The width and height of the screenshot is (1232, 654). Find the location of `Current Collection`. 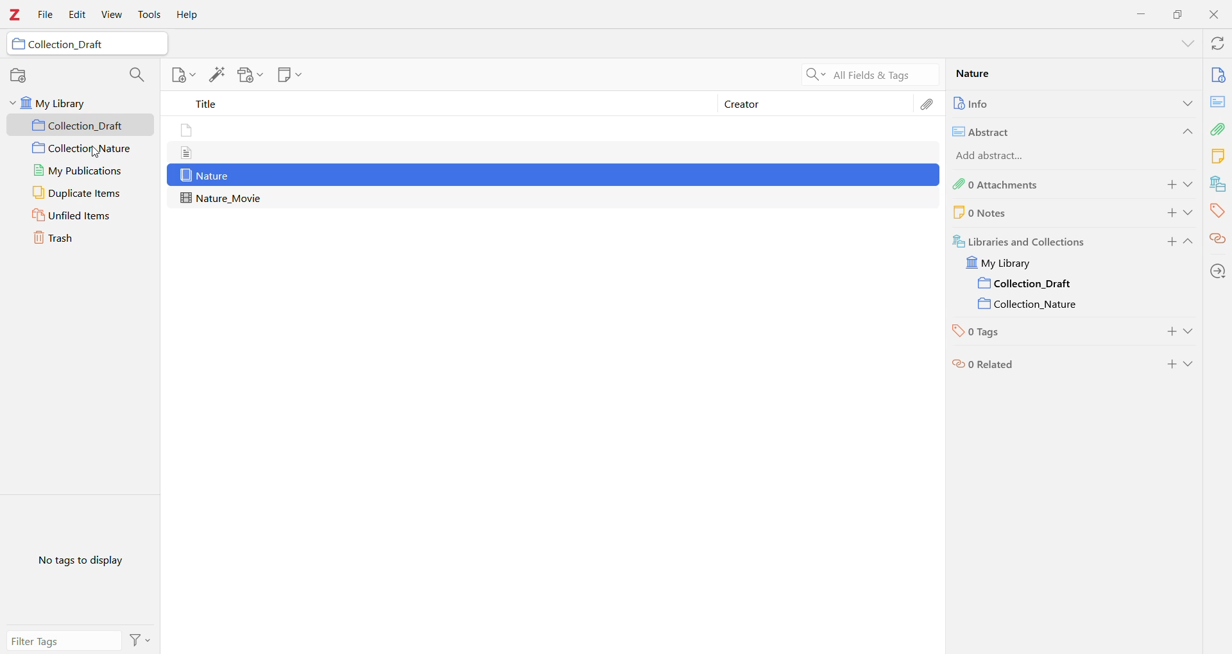

Current Collection is located at coordinates (1028, 283).